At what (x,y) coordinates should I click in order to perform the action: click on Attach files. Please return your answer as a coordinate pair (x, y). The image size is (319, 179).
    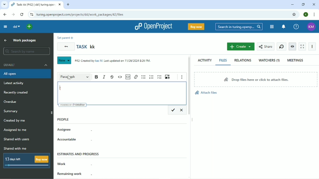
    Looking at the image, I should click on (207, 93).